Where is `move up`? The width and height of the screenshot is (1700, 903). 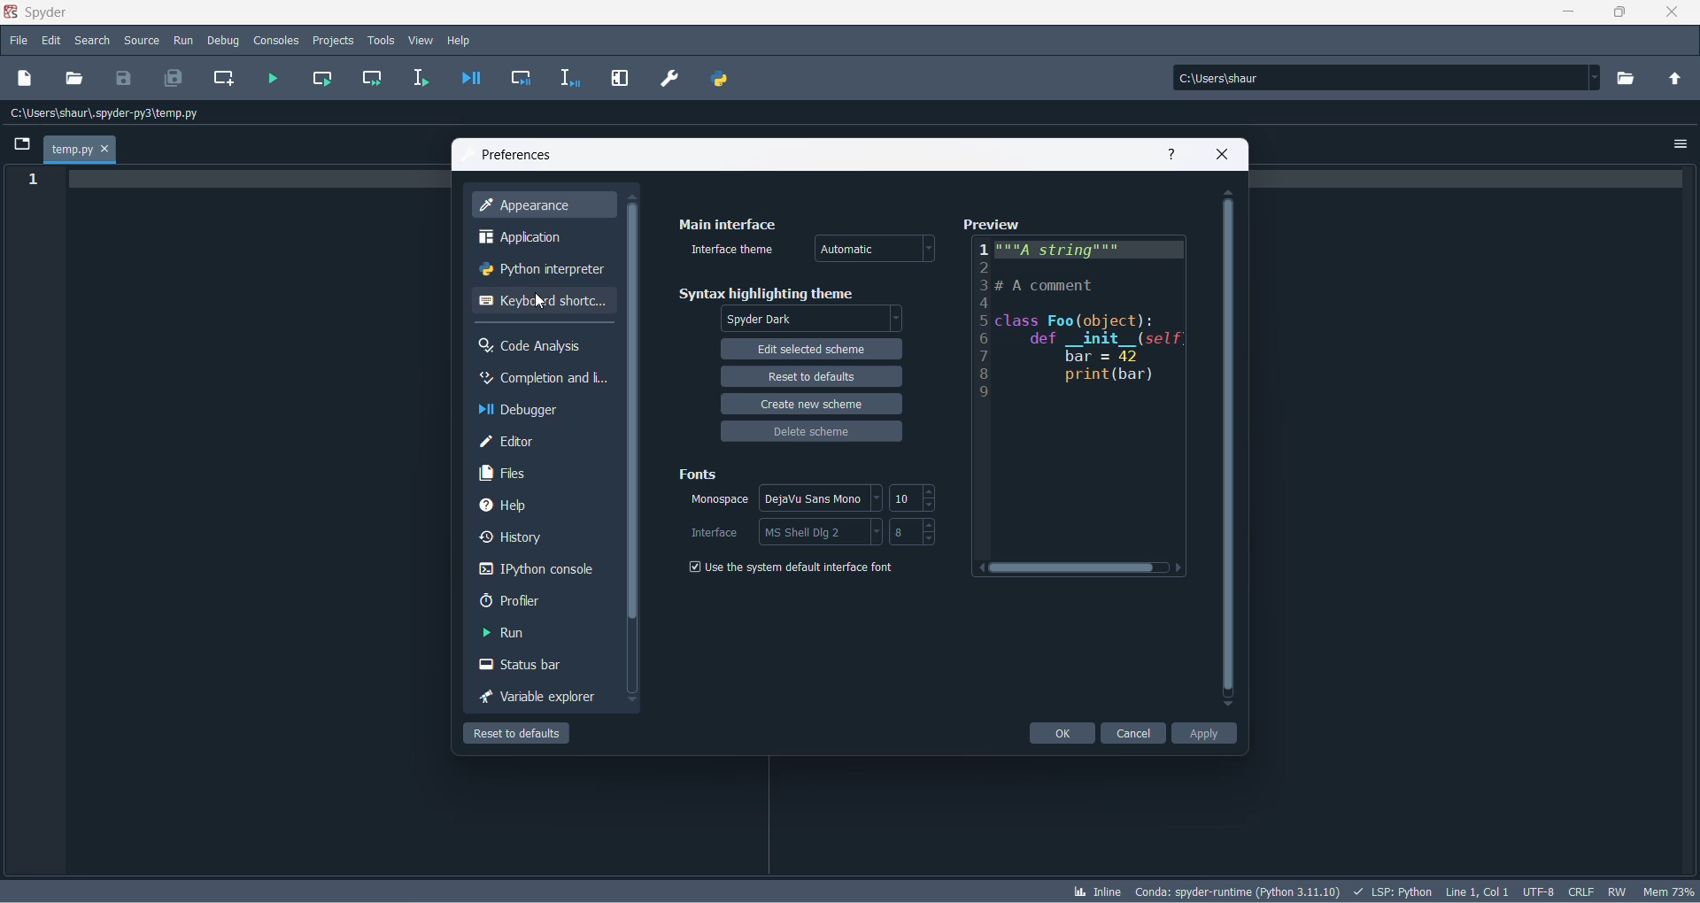 move up is located at coordinates (631, 197).